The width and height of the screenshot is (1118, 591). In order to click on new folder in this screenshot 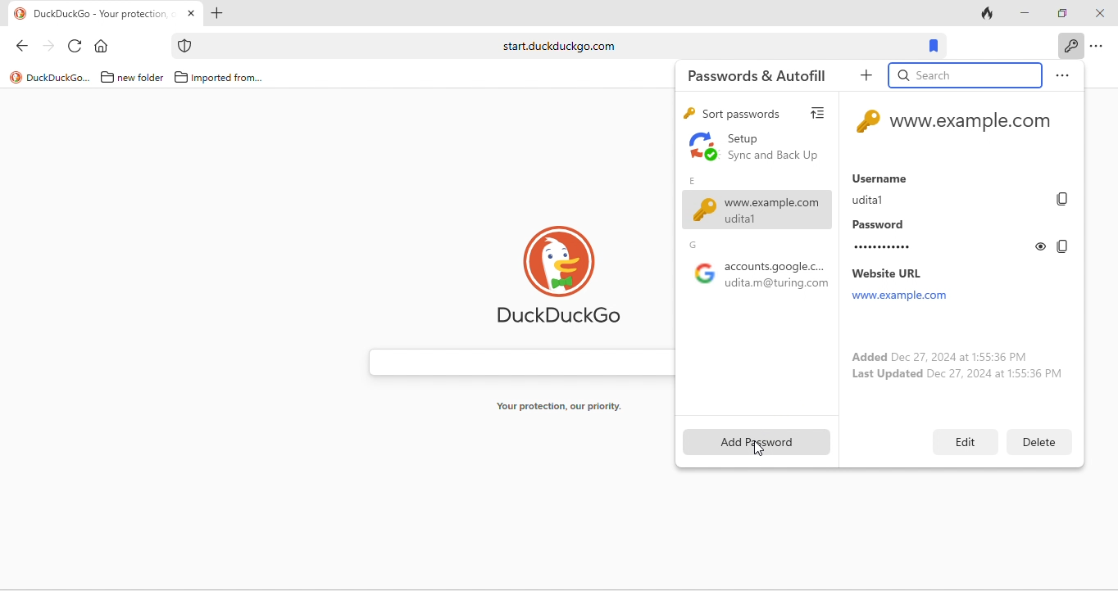, I will do `click(142, 79)`.